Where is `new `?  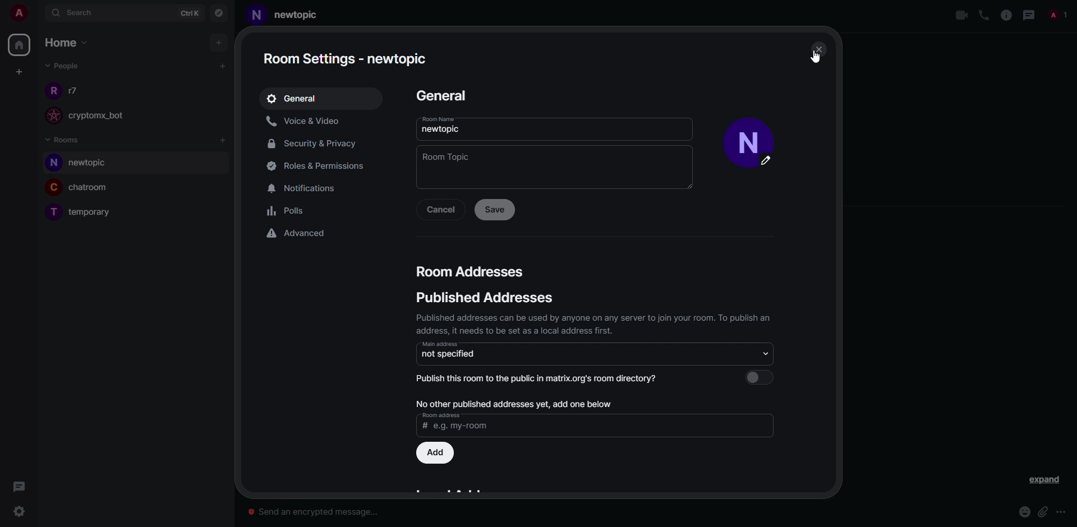 new  is located at coordinates (296, 14).